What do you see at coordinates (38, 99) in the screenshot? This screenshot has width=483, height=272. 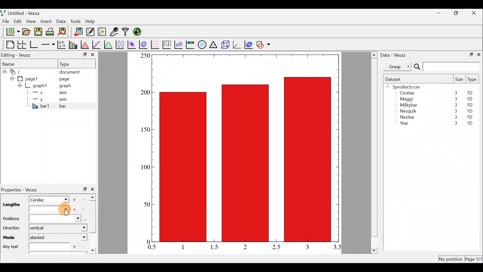 I see `y` at bounding box center [38, 99].